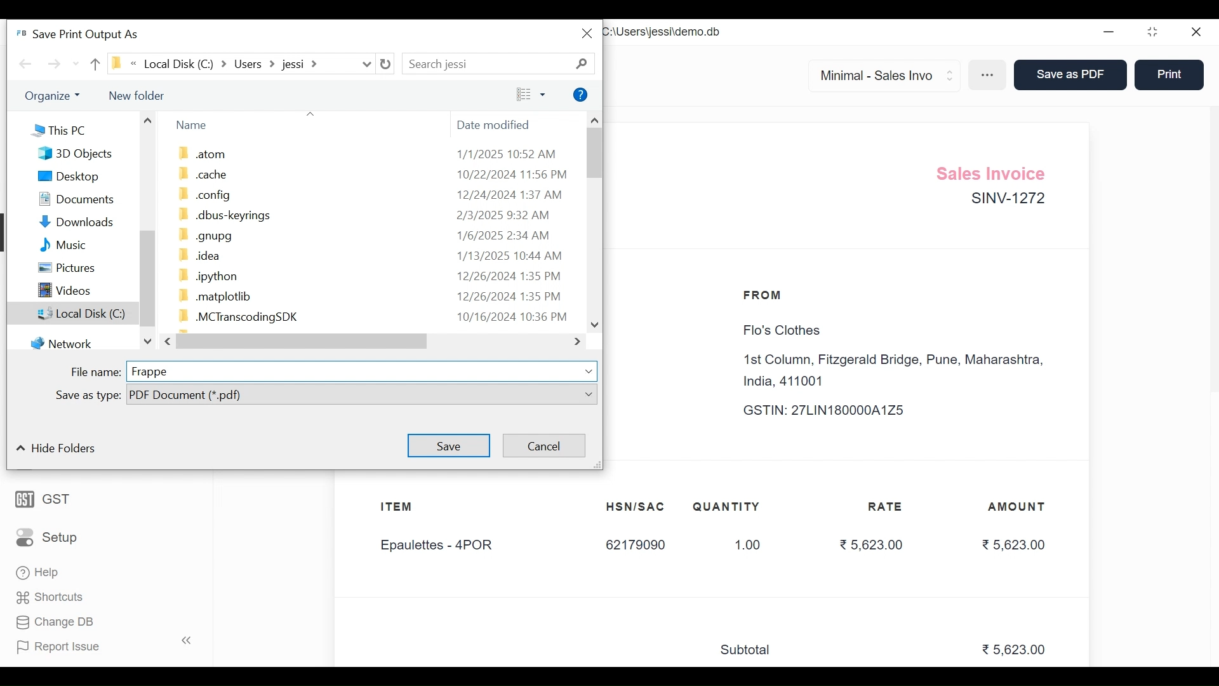  Describe the element at coordinates (444, 546) in the screenshot. I see `Epaulettes - 4POR` at that location.